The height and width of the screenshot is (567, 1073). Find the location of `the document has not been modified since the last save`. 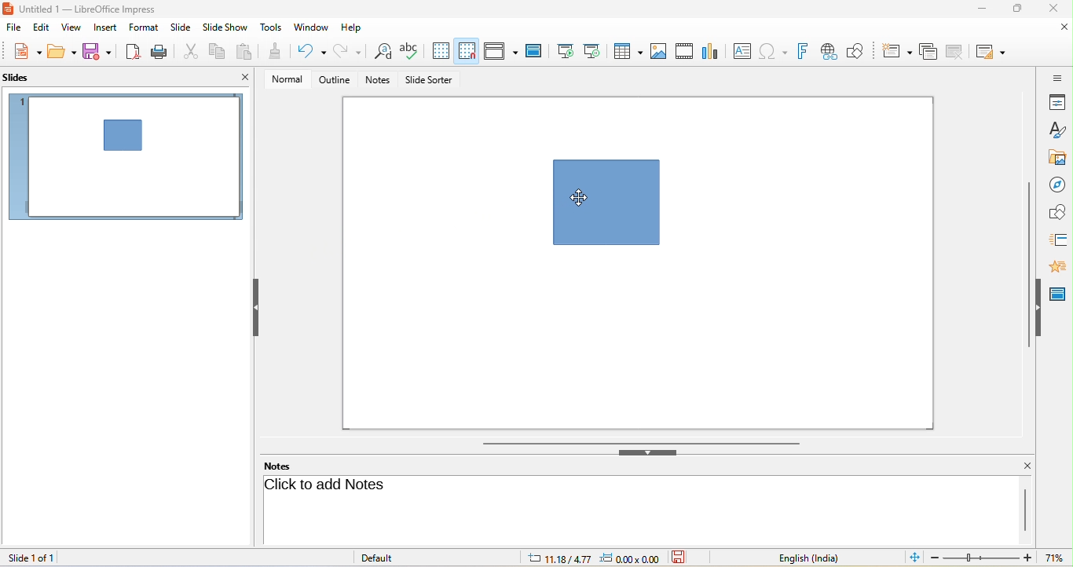

the document has not been modified since the last save is located at coordinates (686, 558).